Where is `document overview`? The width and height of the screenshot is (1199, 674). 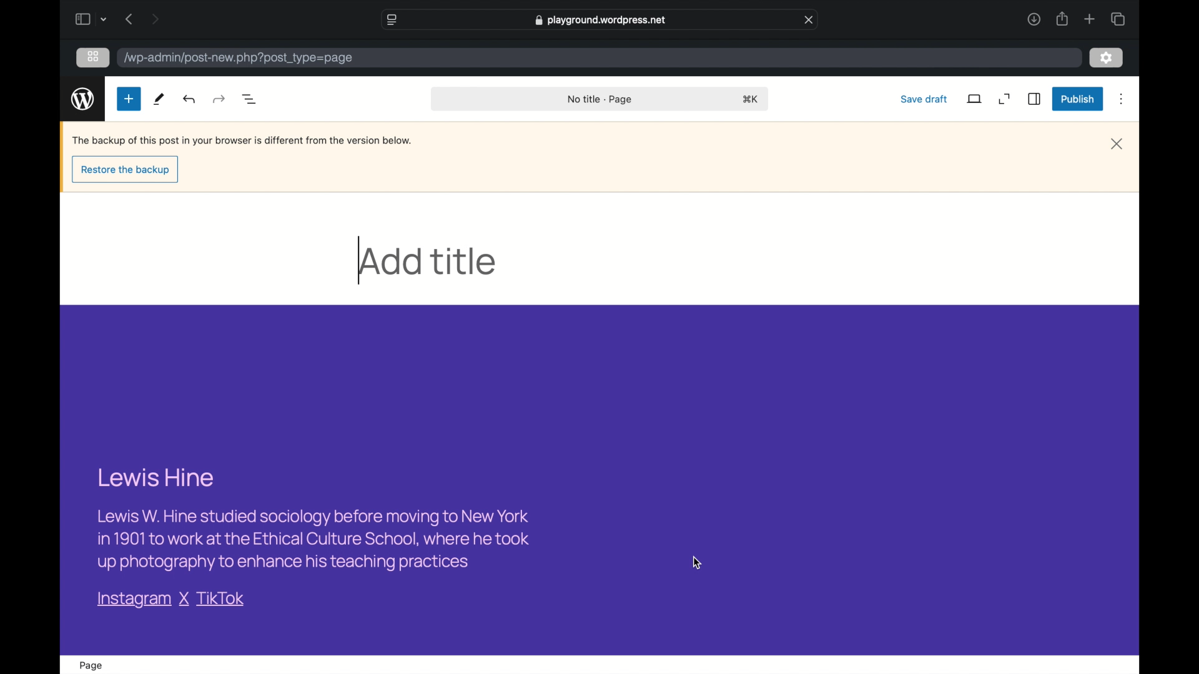
document overview is located at coordinates (250, 99).